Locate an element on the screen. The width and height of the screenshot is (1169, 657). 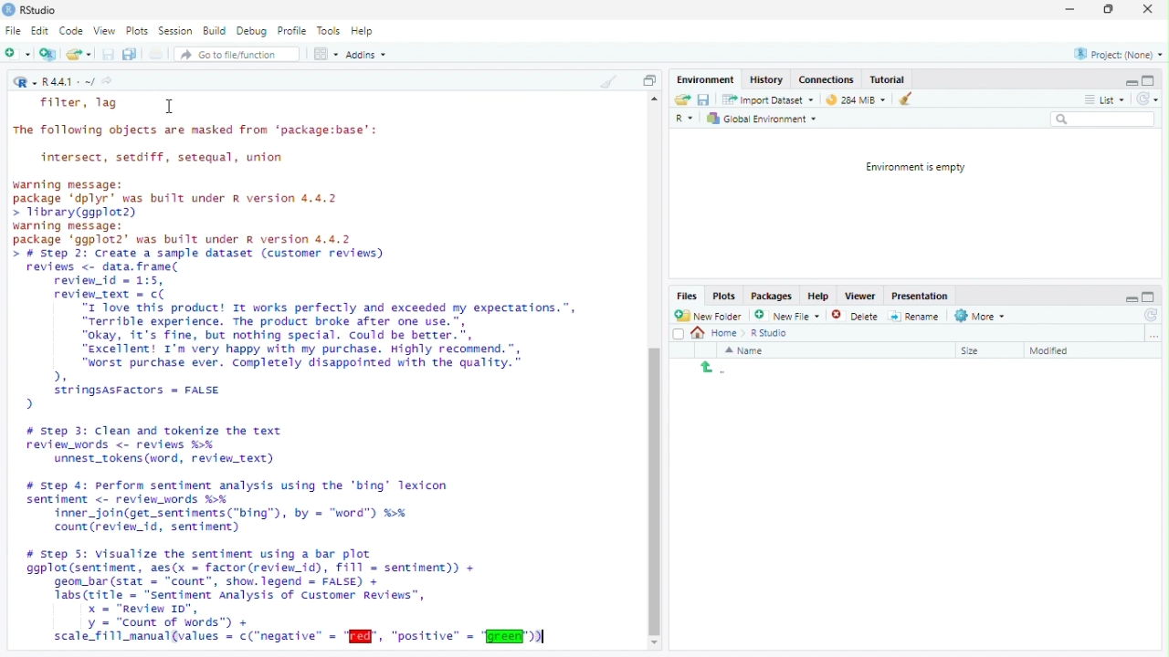
284 MiB is located at coordinates (853, 98).